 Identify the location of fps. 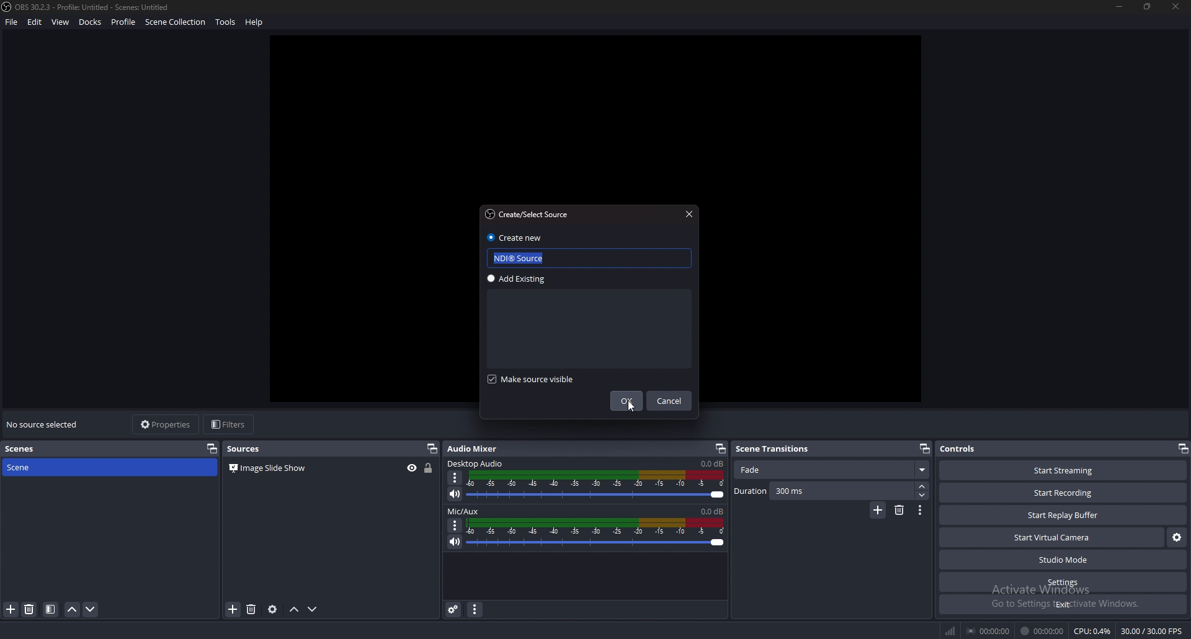
(1150, 629).